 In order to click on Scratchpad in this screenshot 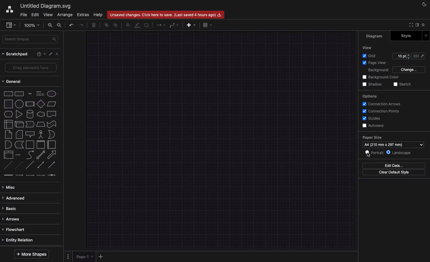, I will do `click(15, 54)`.